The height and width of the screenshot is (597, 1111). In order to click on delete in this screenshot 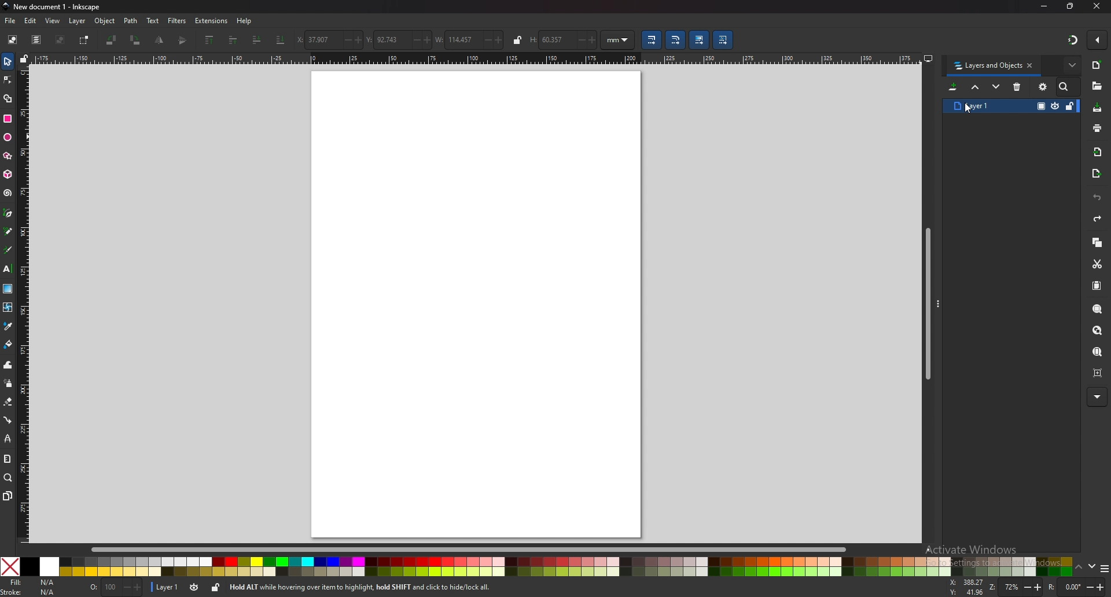, I will do `click(1017, 87)`.